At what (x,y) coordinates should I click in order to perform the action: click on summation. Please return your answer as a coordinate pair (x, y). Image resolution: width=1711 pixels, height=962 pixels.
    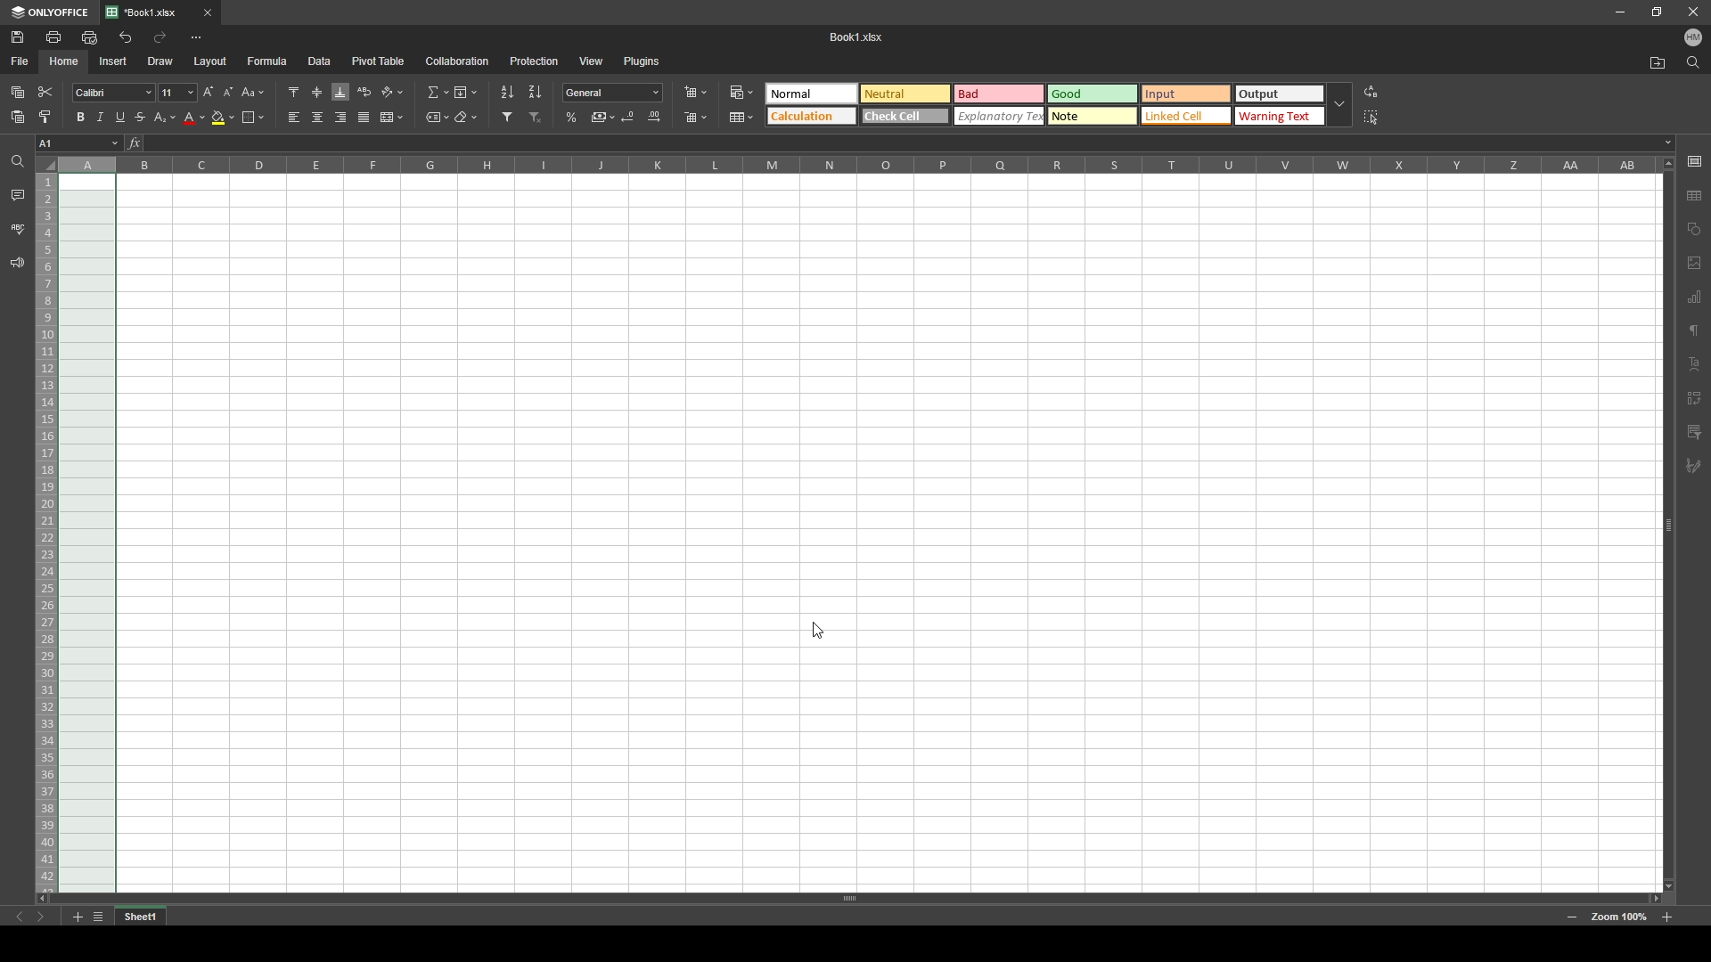
    Looking at the image, I should click on (437, 92).